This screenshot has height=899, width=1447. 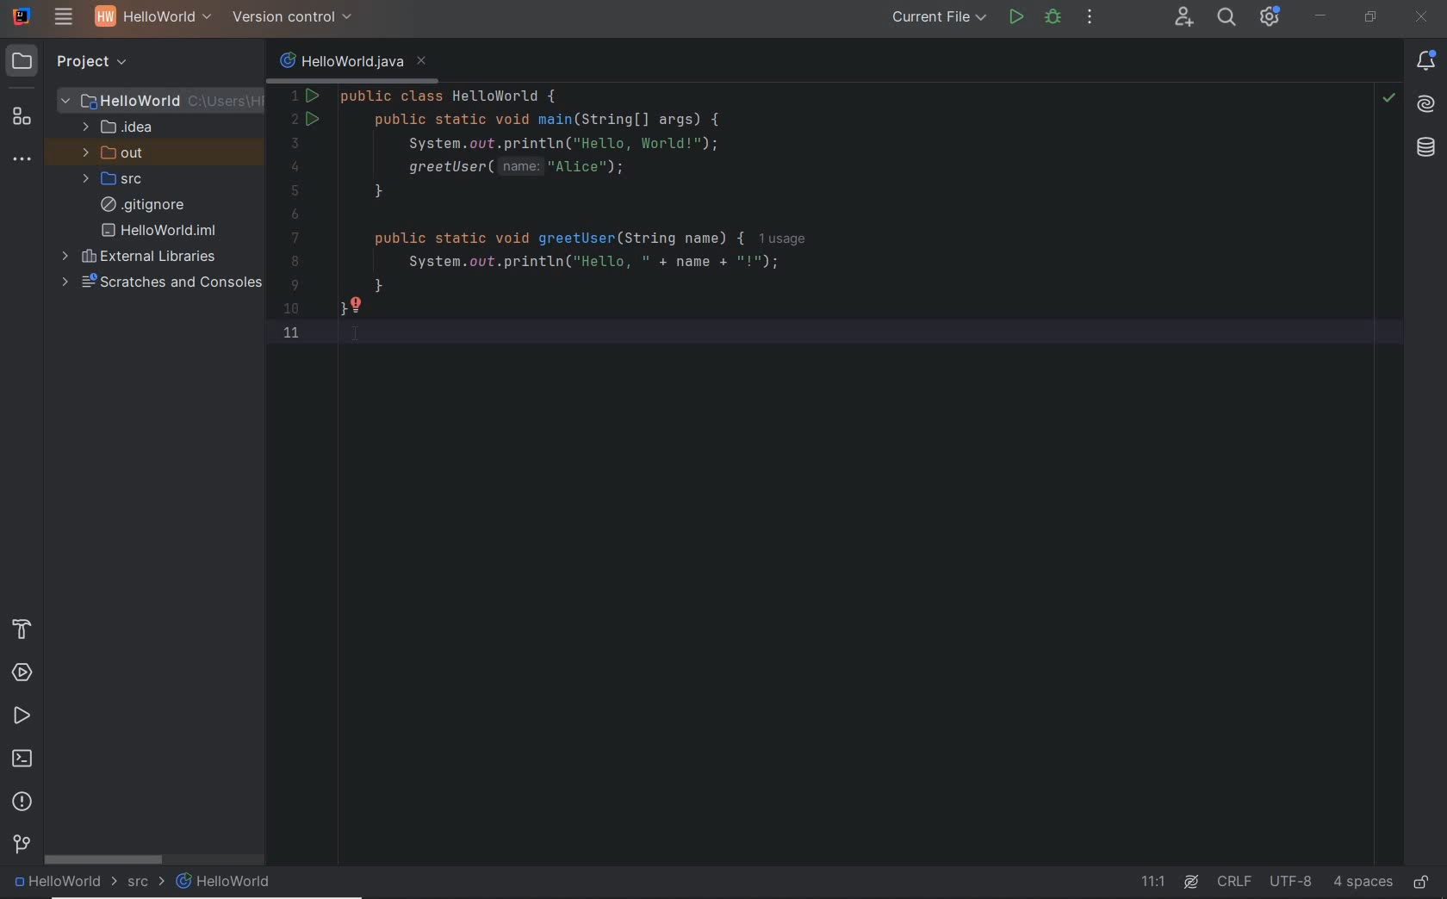 What do you see at coordinates (224, 881) in the screenshot?
I see `HelloWorld` at bounding box center [224, 881].